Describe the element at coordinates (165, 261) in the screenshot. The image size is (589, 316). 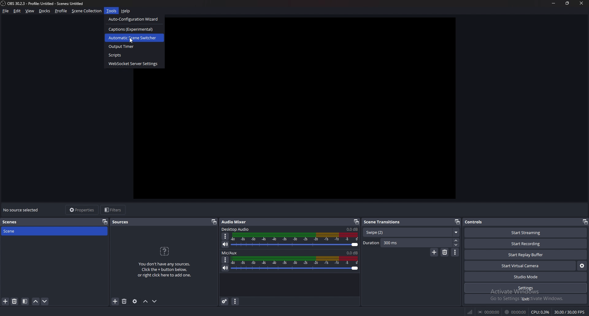
I see `info` at that location.